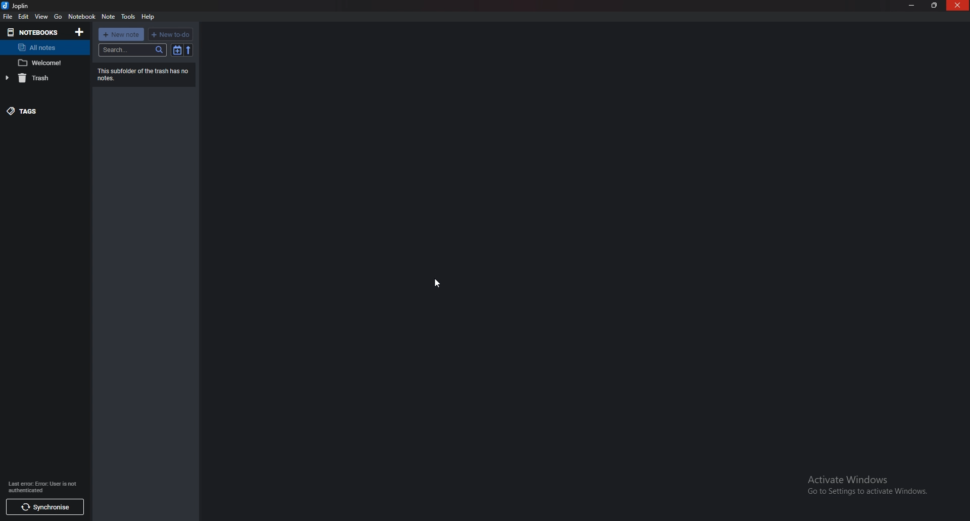  I want to click on Notebooks, so click(32, 32).